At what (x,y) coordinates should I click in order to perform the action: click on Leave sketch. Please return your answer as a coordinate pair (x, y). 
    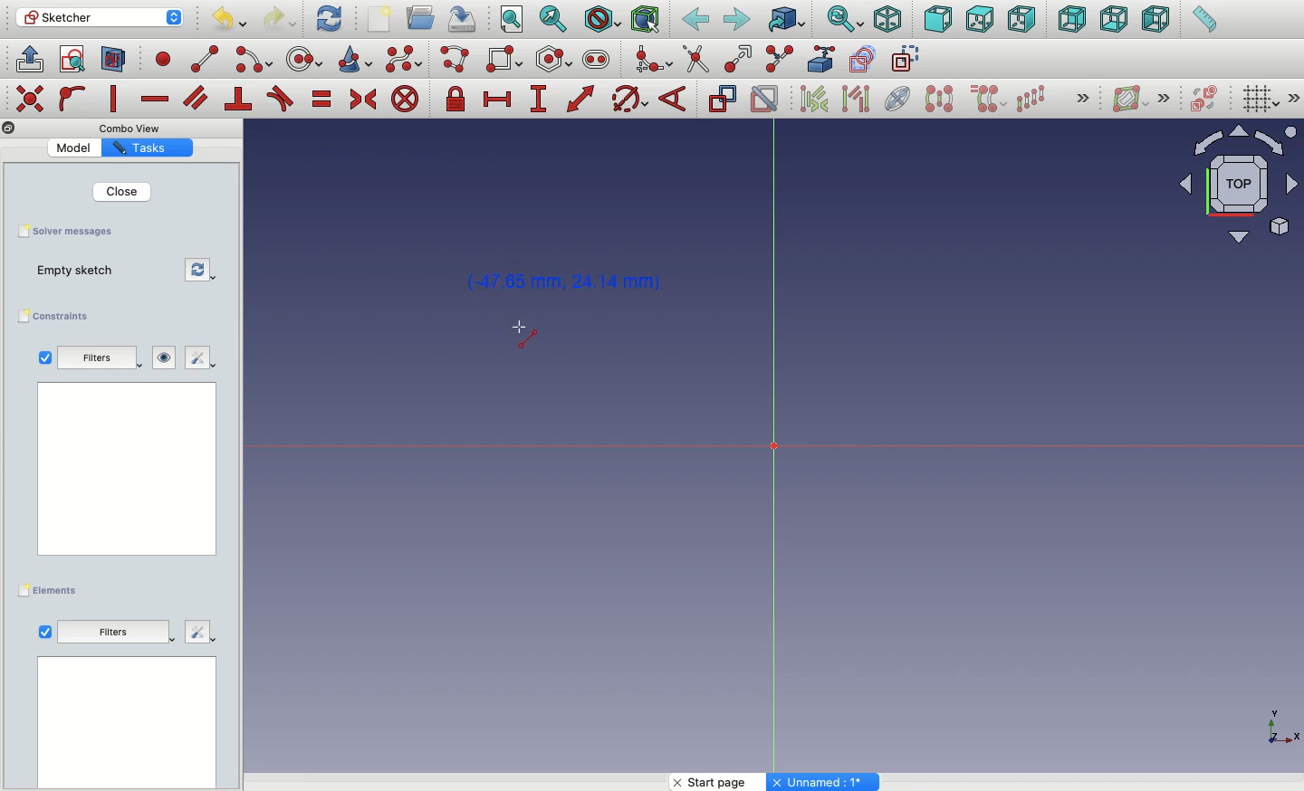
    Looking at the image, I should click on (29, 58).